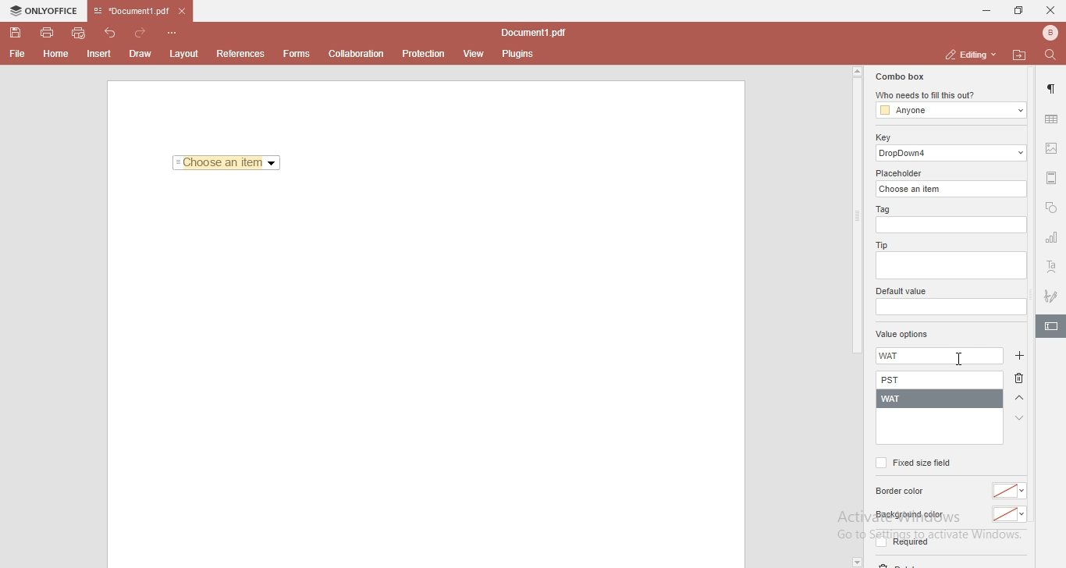  I want to click on References, so click(239, 54).